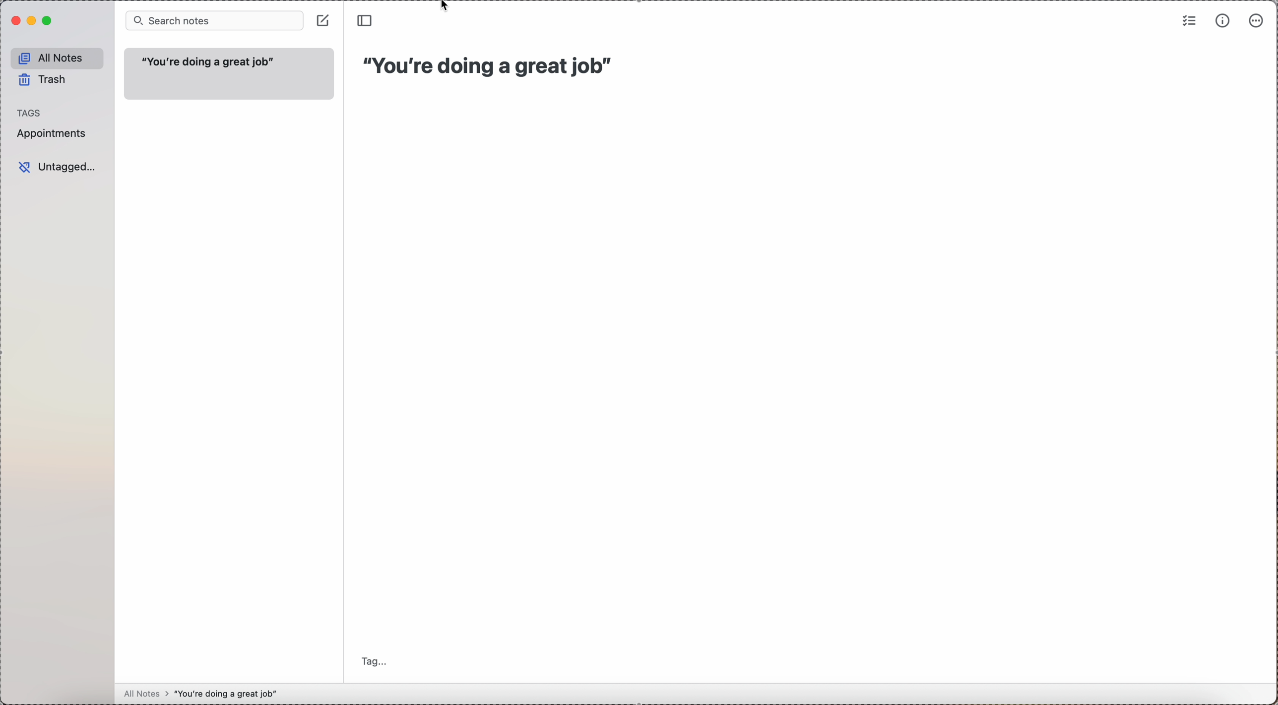  I want to click on maximize, so click(49, 21).